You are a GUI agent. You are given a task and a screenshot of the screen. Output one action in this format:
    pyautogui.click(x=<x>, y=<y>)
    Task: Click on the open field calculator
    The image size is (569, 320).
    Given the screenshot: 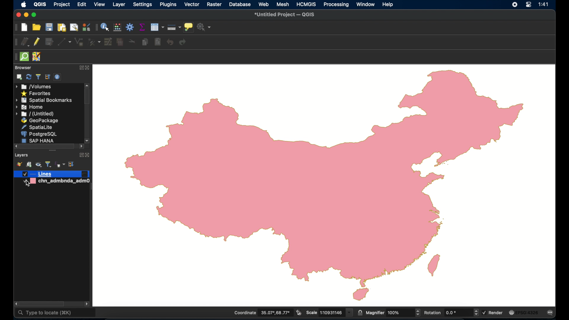 What is the action you would take?
    pyautogui.click(x=117, y=27)
    